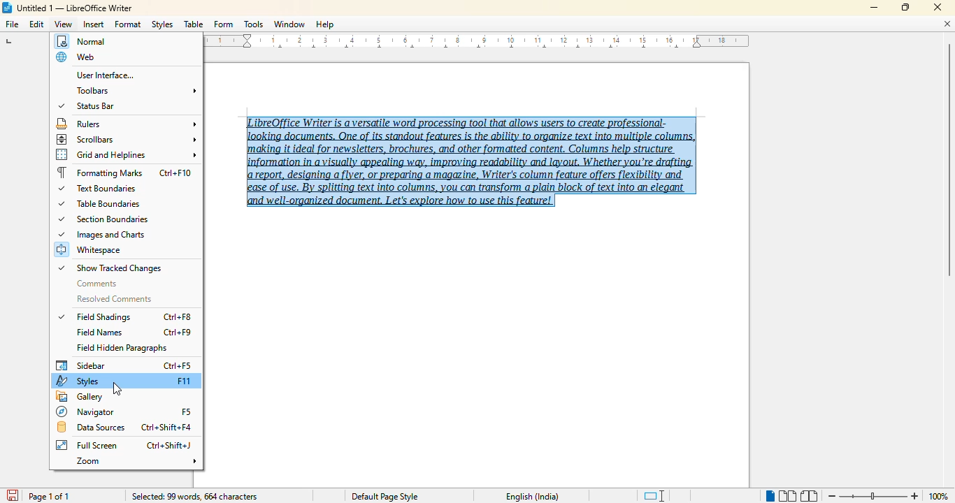  I want to click on images and charts, so click(103, 235).